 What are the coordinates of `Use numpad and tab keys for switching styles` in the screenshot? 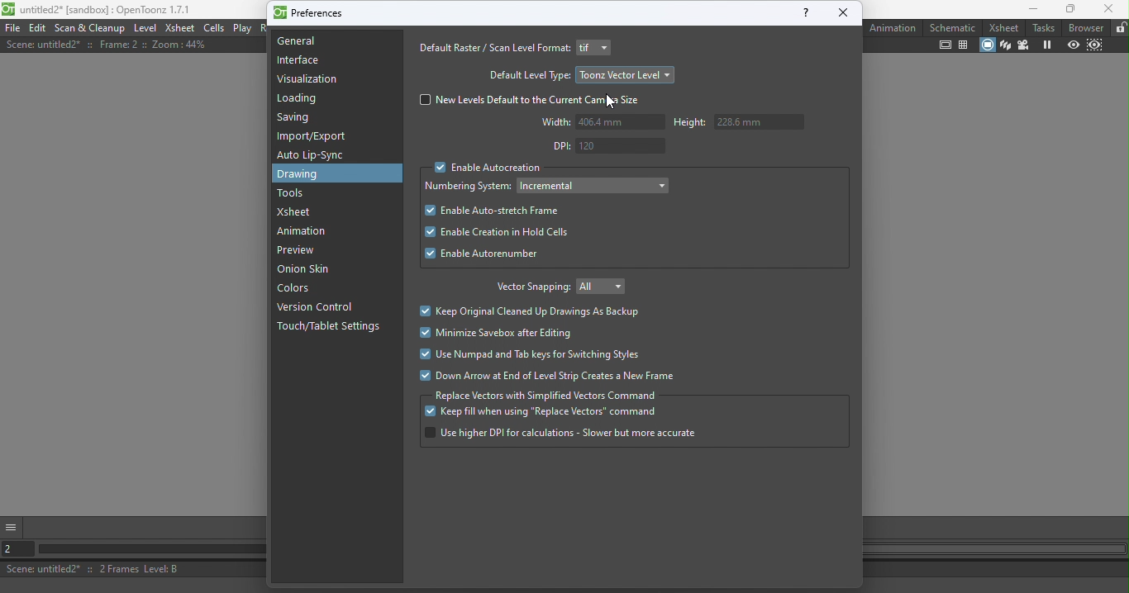 It's located at (530, 356).